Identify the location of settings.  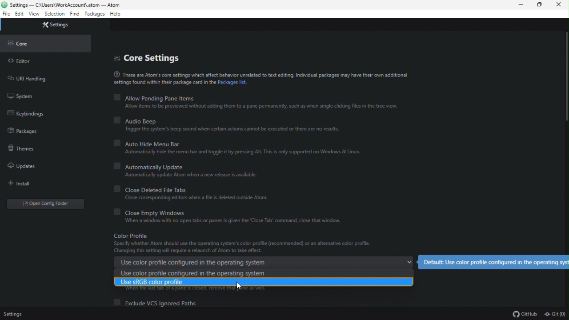
(58, 26).